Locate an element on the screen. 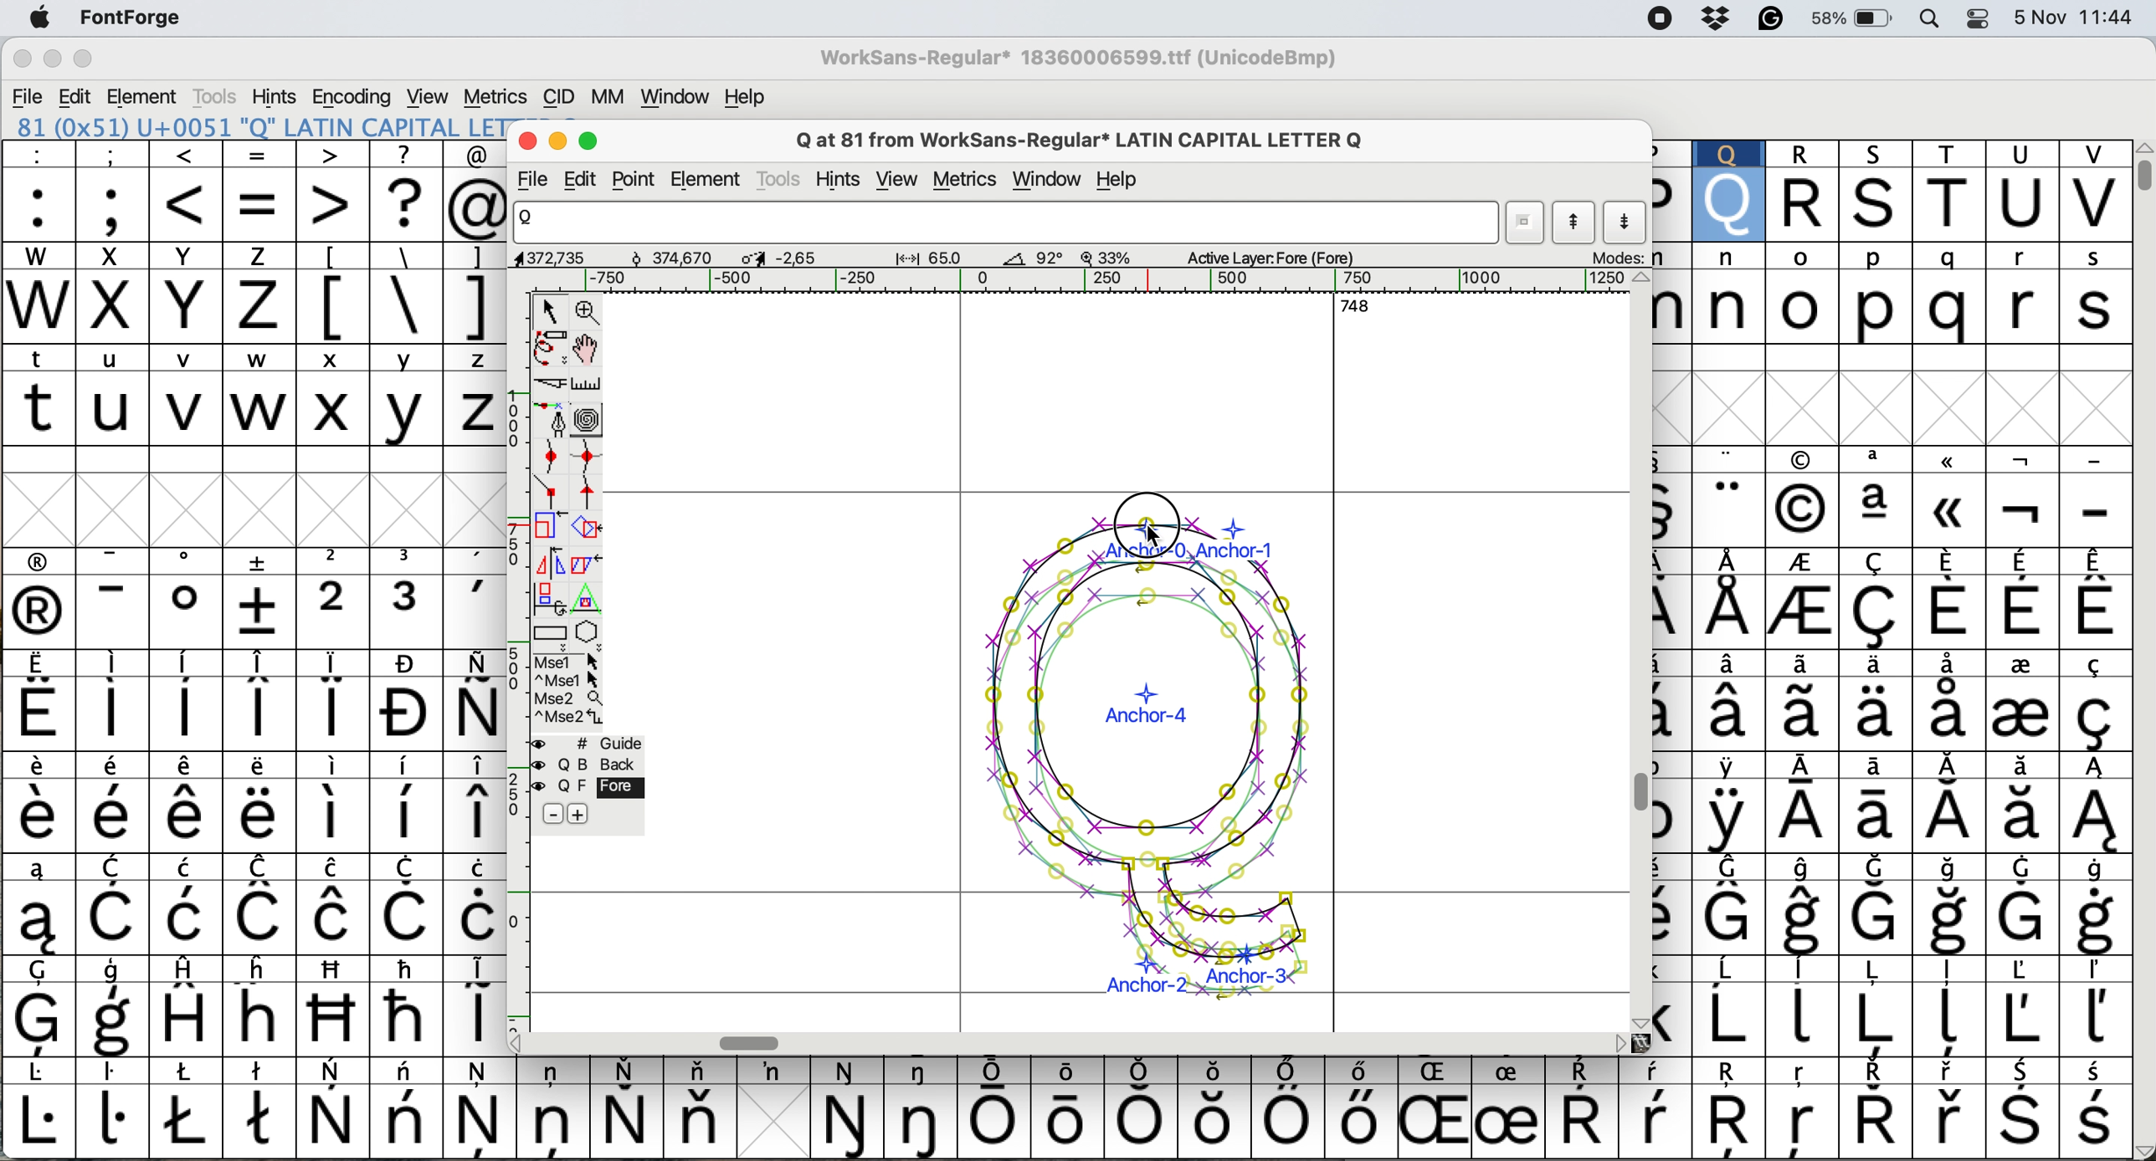  skew the selection is located at coordinates (585, 563).